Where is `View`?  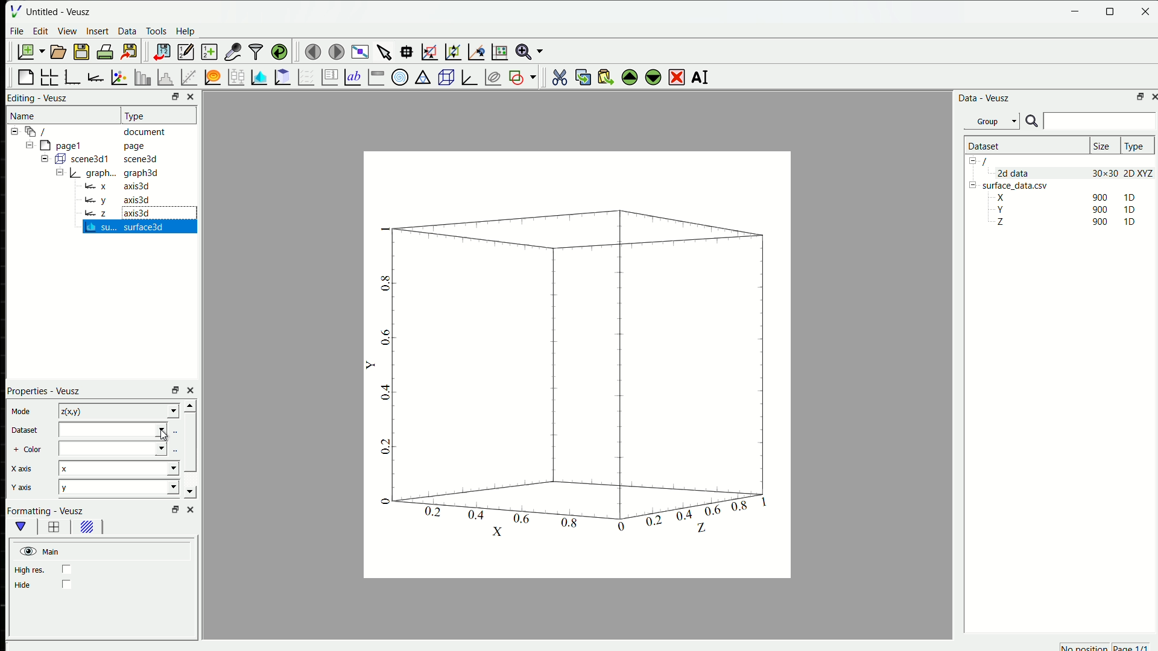
View is located at coordinates (68, 31).